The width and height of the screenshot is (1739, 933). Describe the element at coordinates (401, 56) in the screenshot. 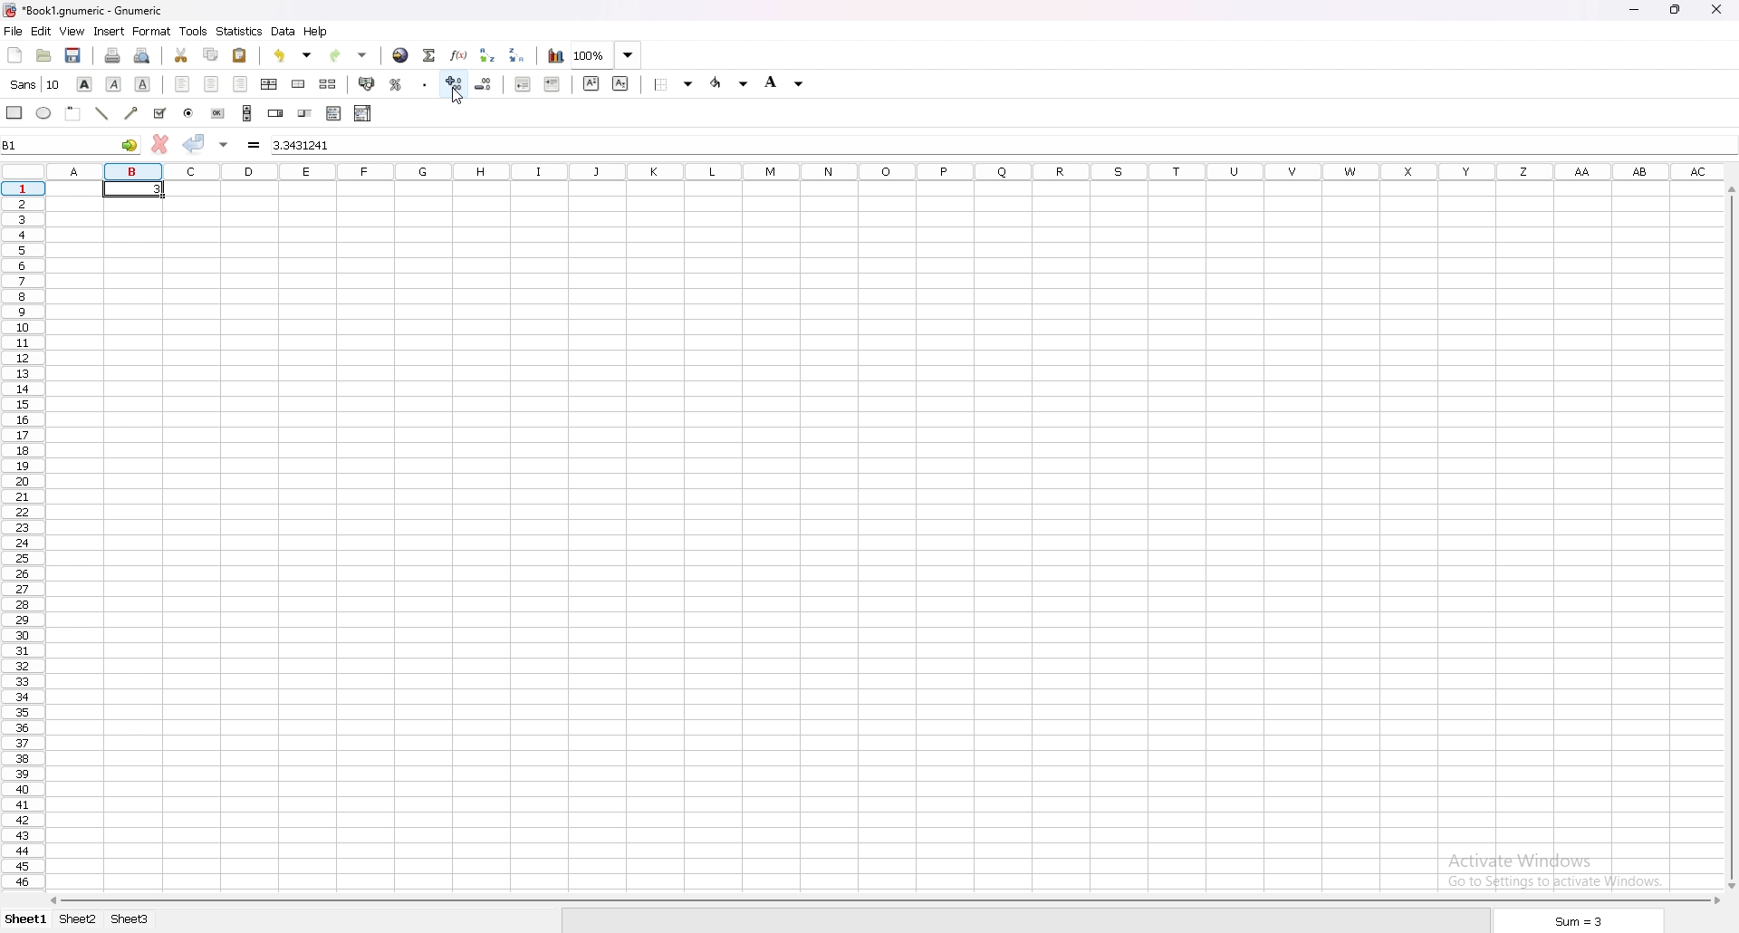

I see `hyperlink` at that location.